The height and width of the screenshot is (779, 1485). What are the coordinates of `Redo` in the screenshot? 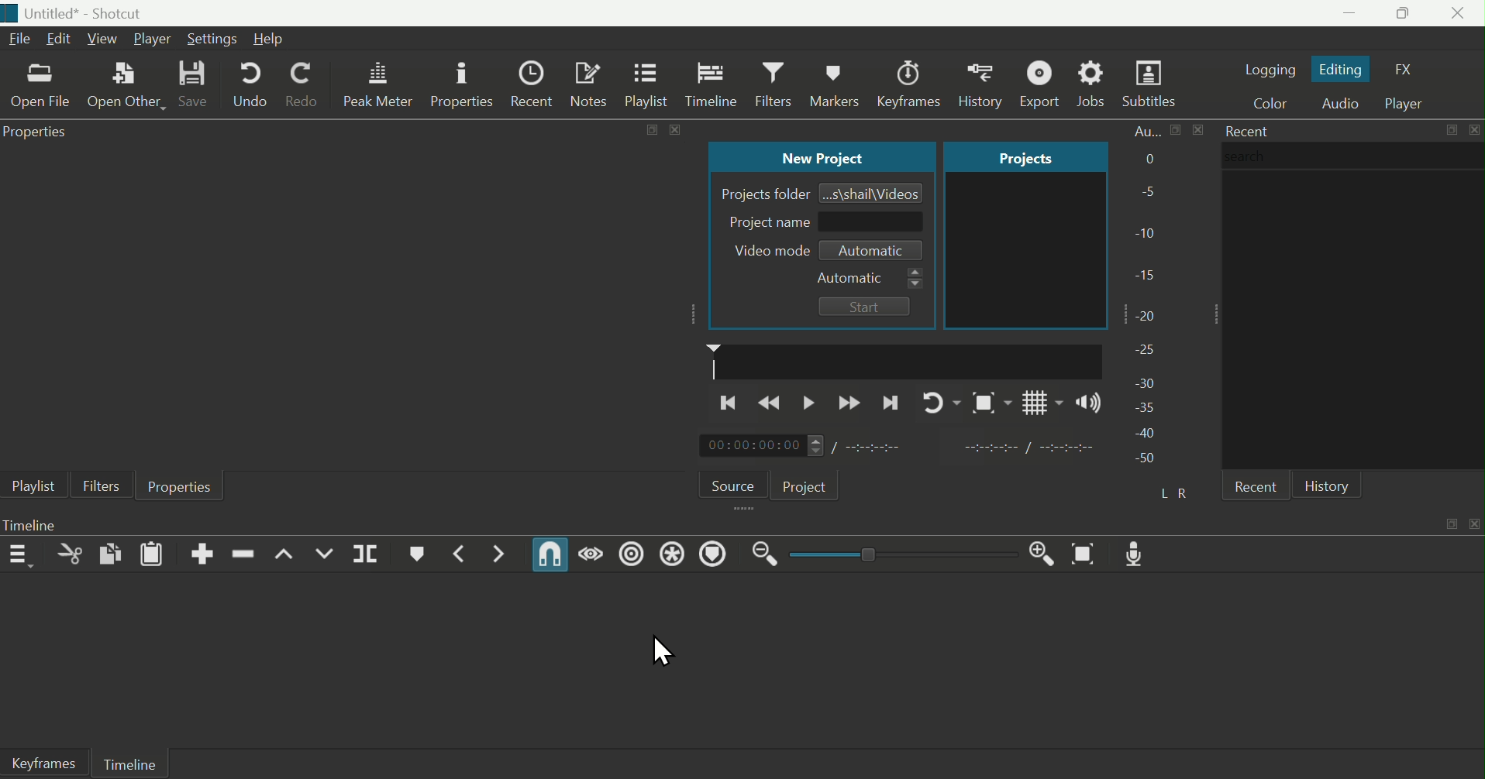 It's located at (307, 88).